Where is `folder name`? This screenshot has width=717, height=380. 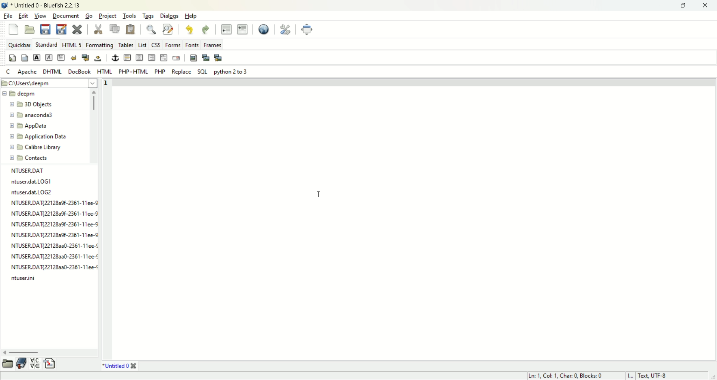
folder name is located at coordinates (34, 158).